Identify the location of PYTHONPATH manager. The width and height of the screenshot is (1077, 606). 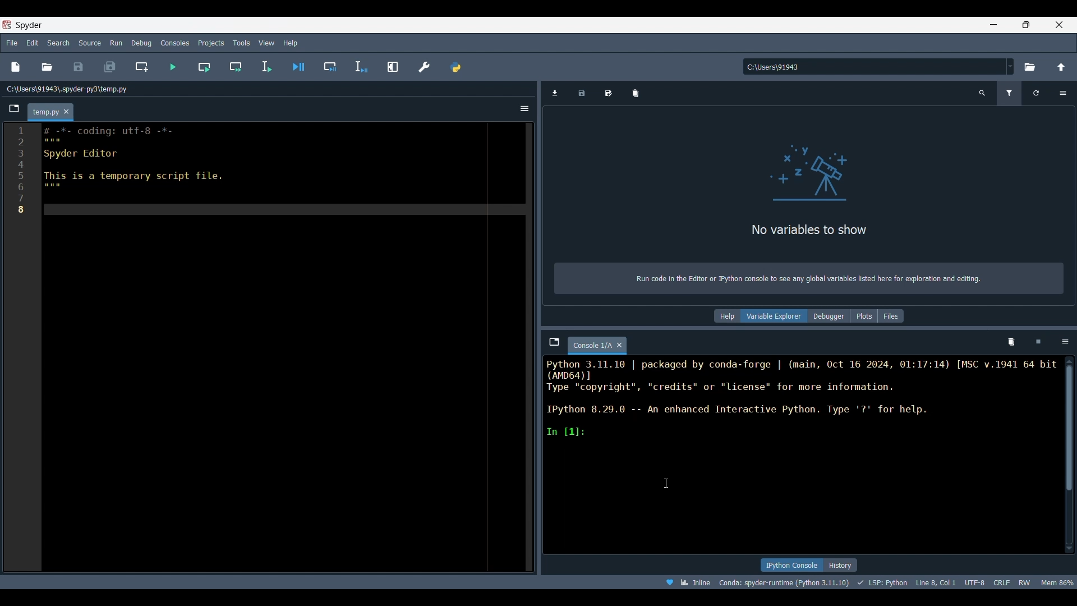
(455, 67).